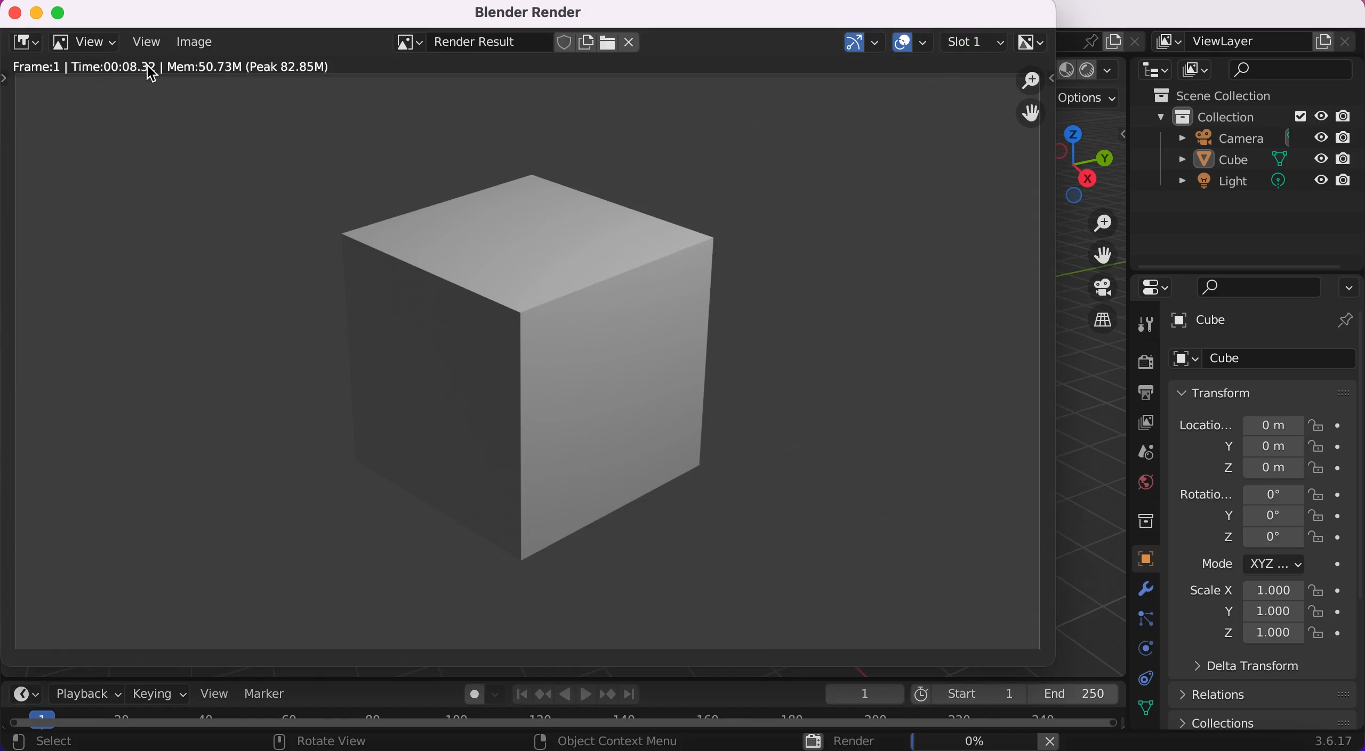 The image size is (1365, 751). What do you see at coordinates (1325, 425) in the screenshot?
I see `lock` at bounding box center [1325, 425].